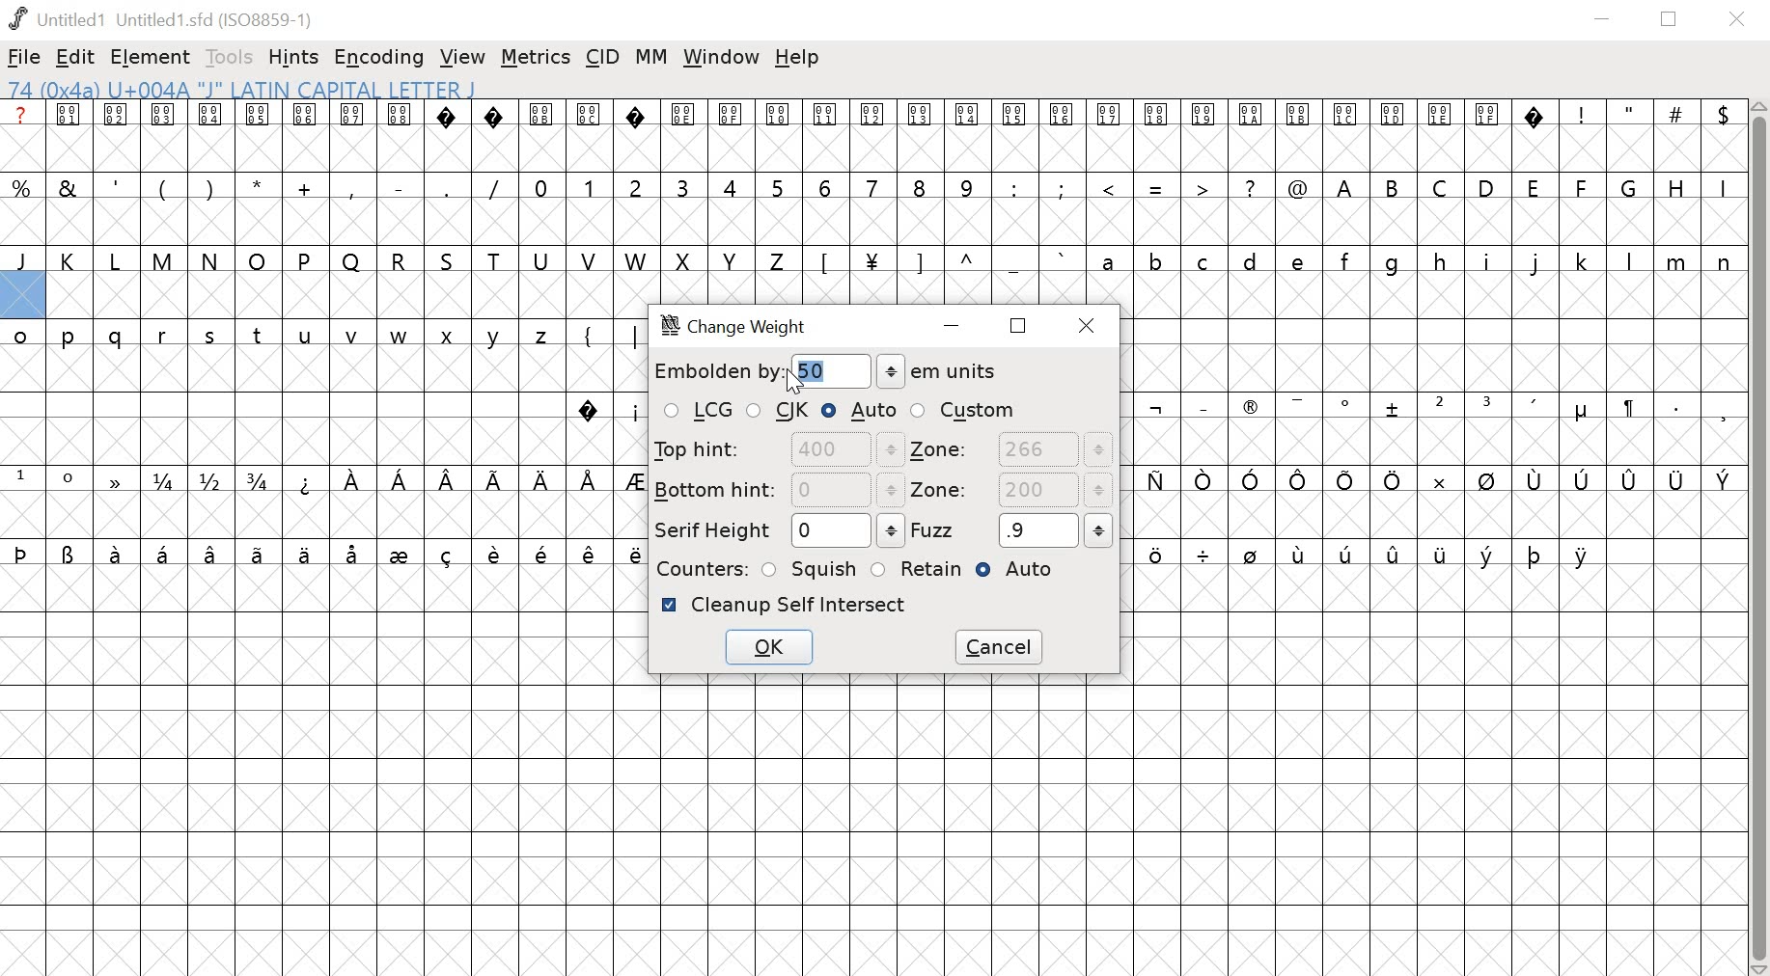  I want to click on minimize, so click(955, 328).